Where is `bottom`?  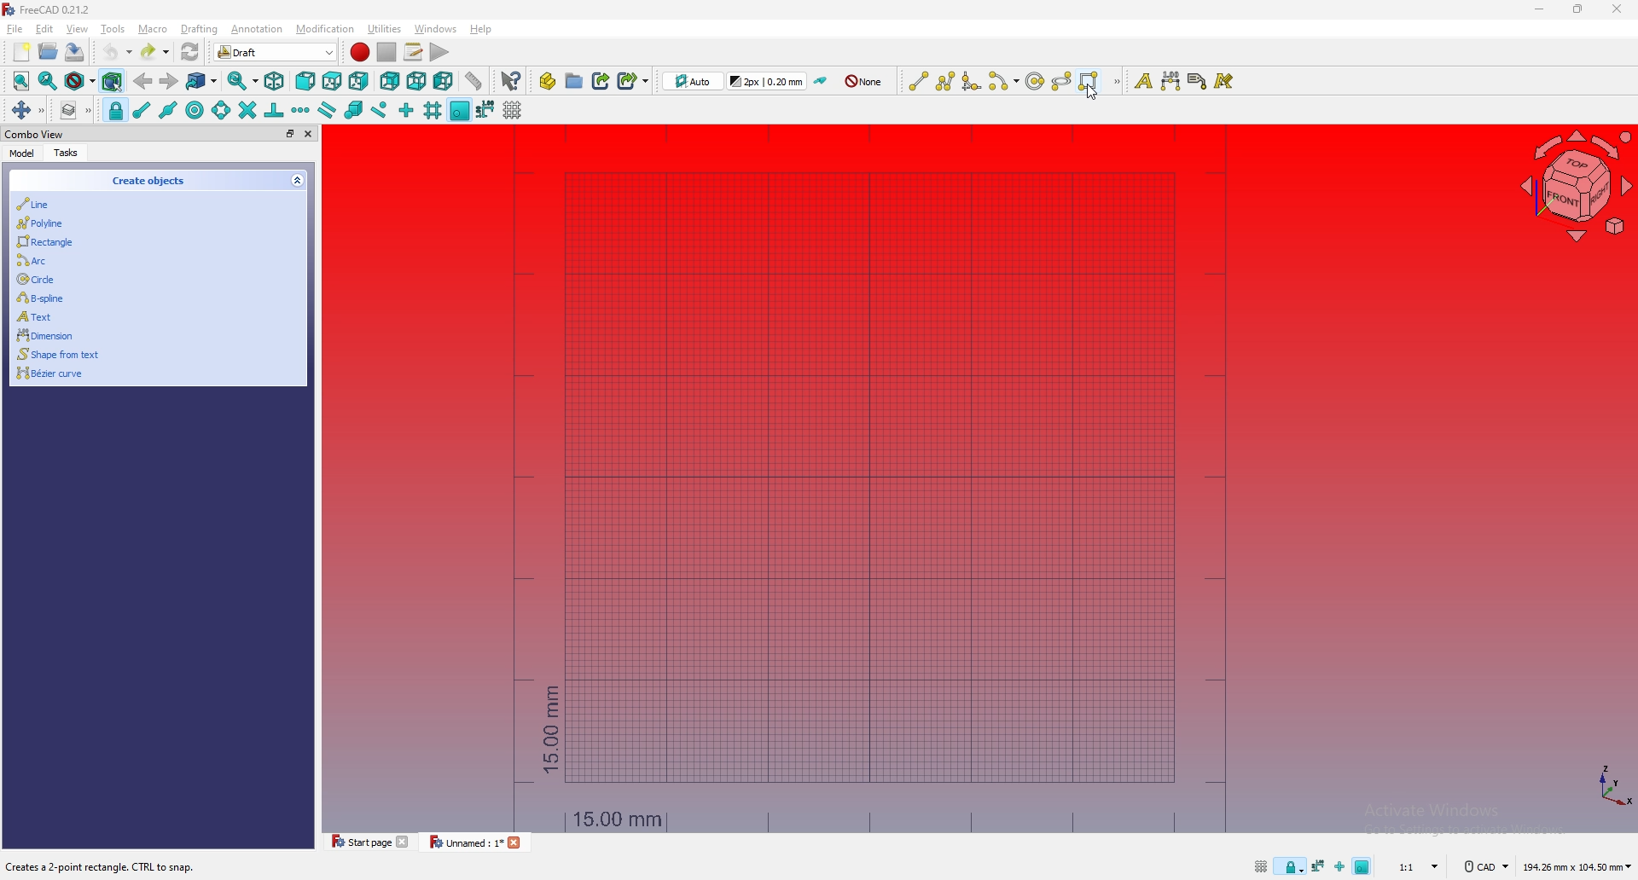 bottom is located at coordinates (415, 82).